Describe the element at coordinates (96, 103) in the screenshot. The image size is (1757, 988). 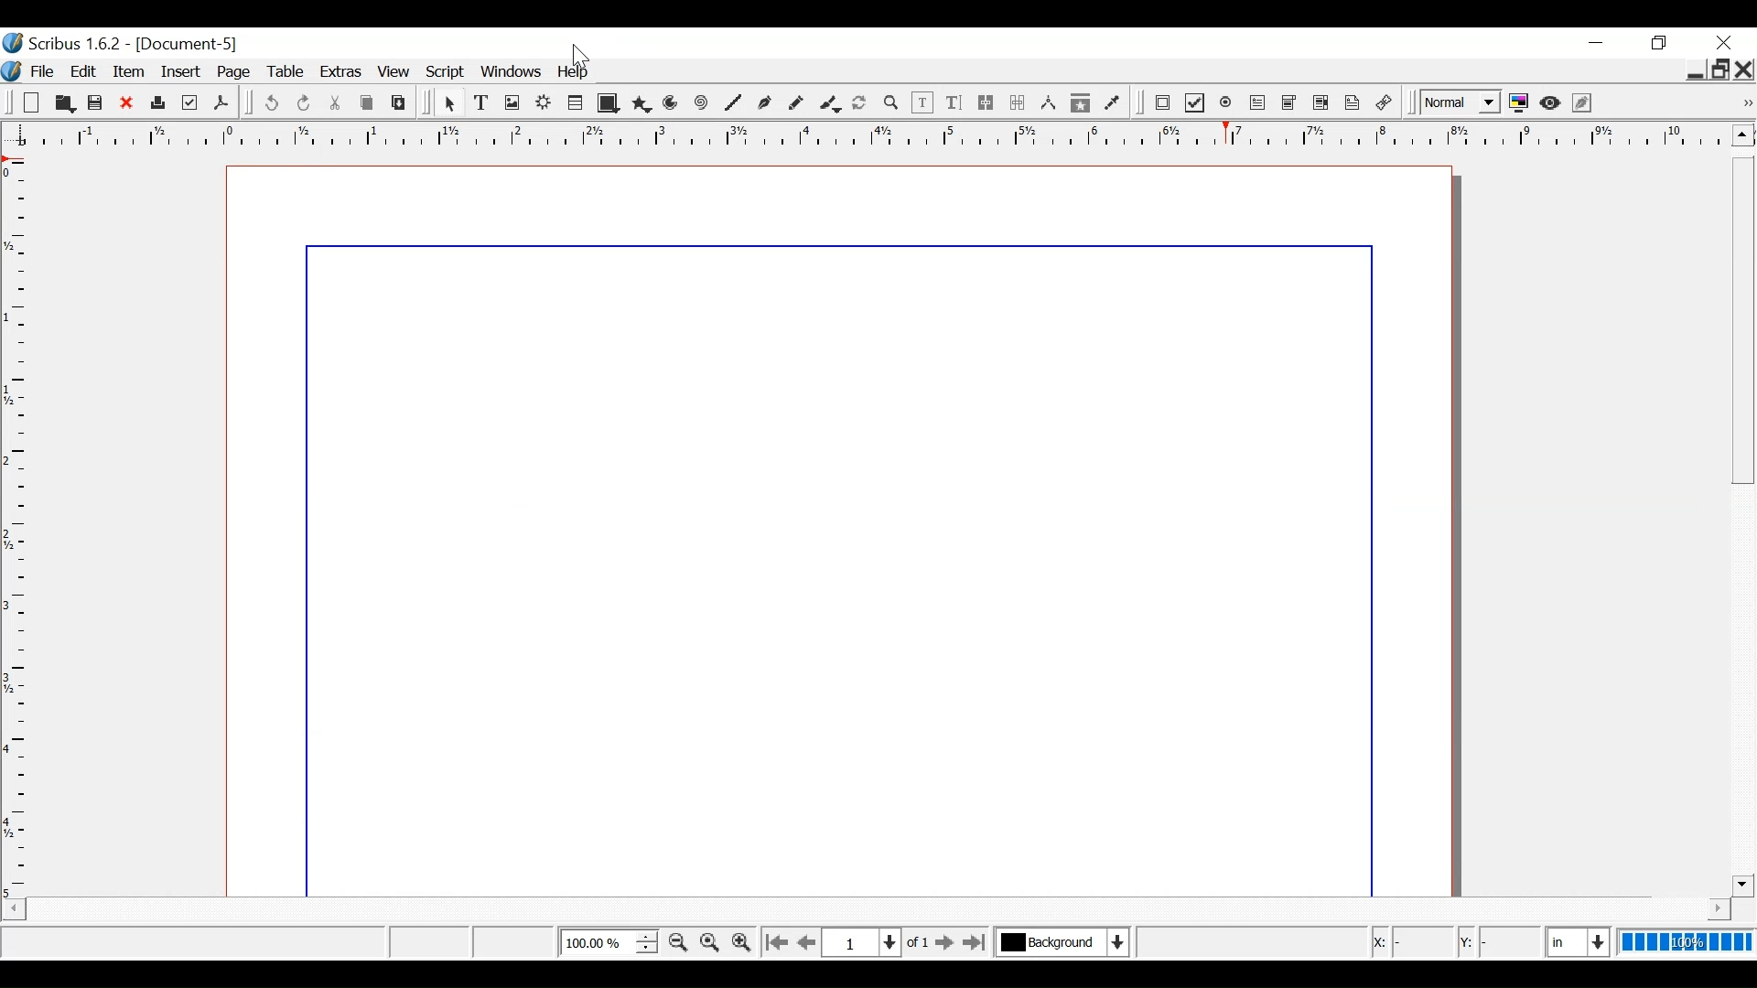
I see `Save` at that location.